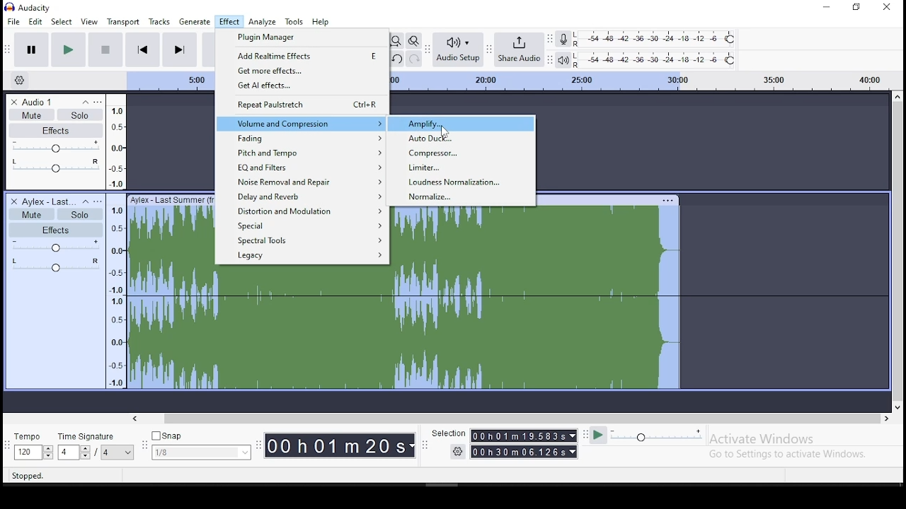  What do you see at coordinates (321, 22) in the screenshot?
I see `help` at bounding box center [321, 22].